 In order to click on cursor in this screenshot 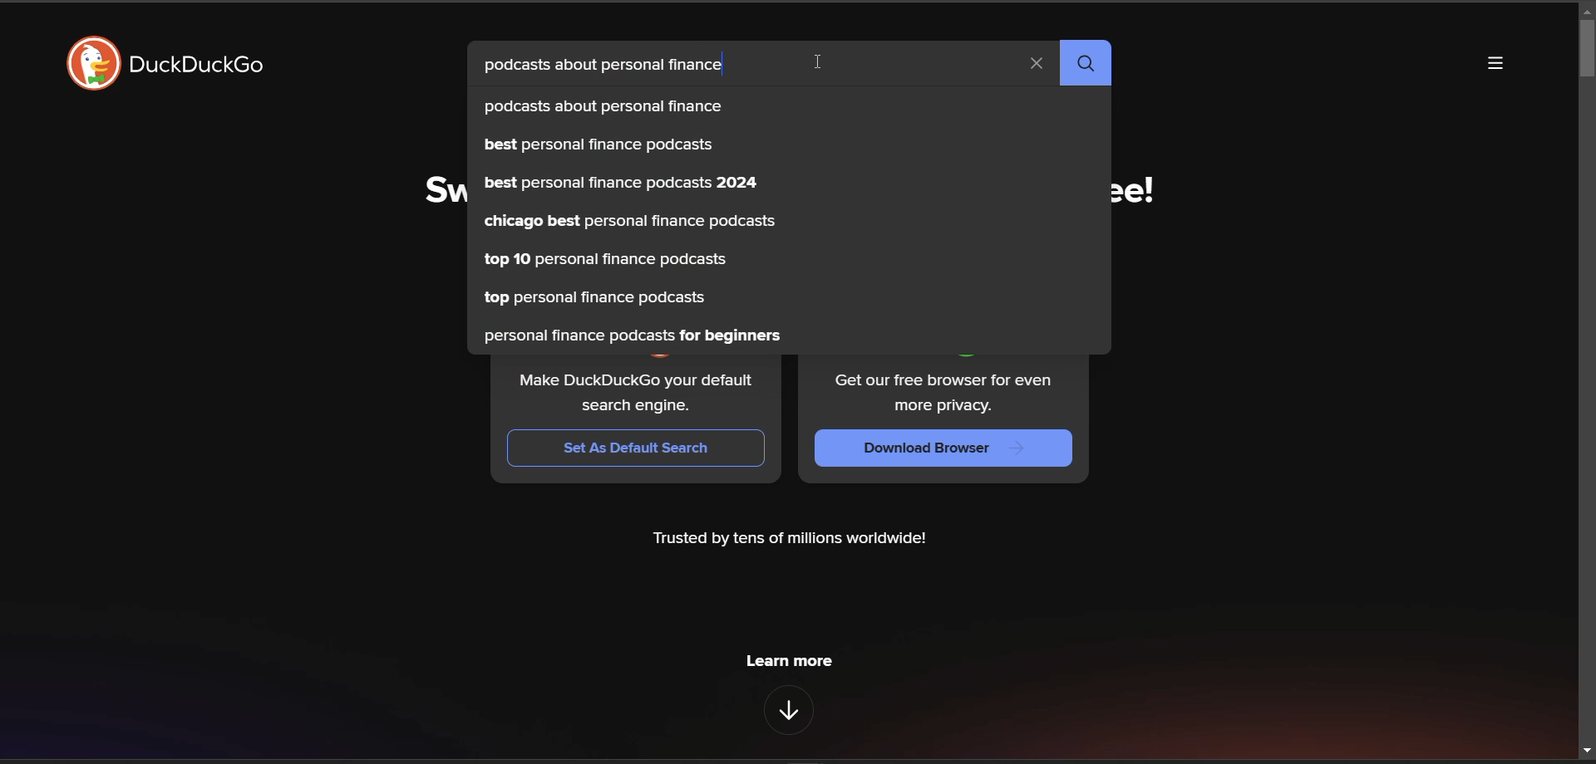, I will do `click(817, 61)`.